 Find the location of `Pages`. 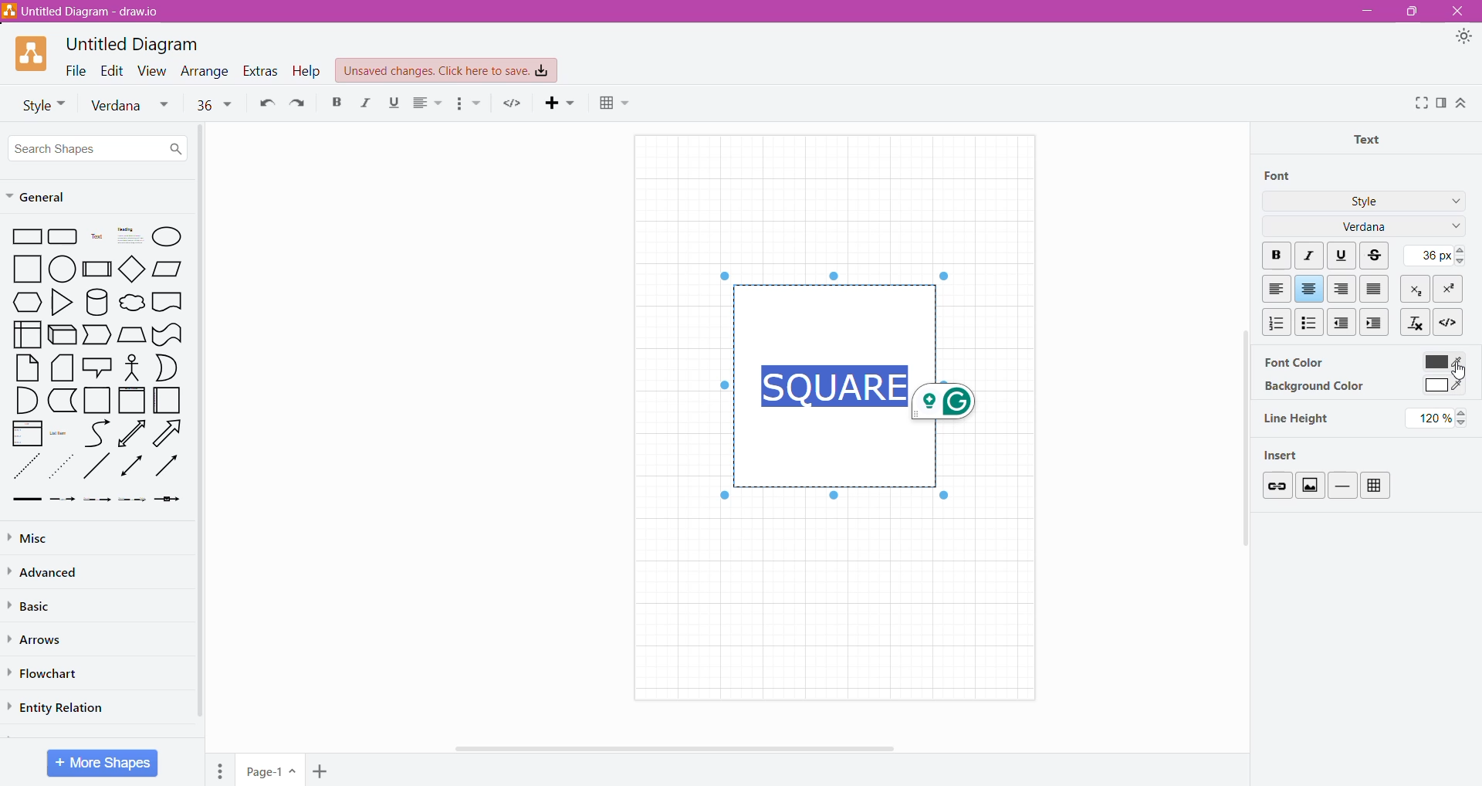

Pages is located at coordinates (221, 771).